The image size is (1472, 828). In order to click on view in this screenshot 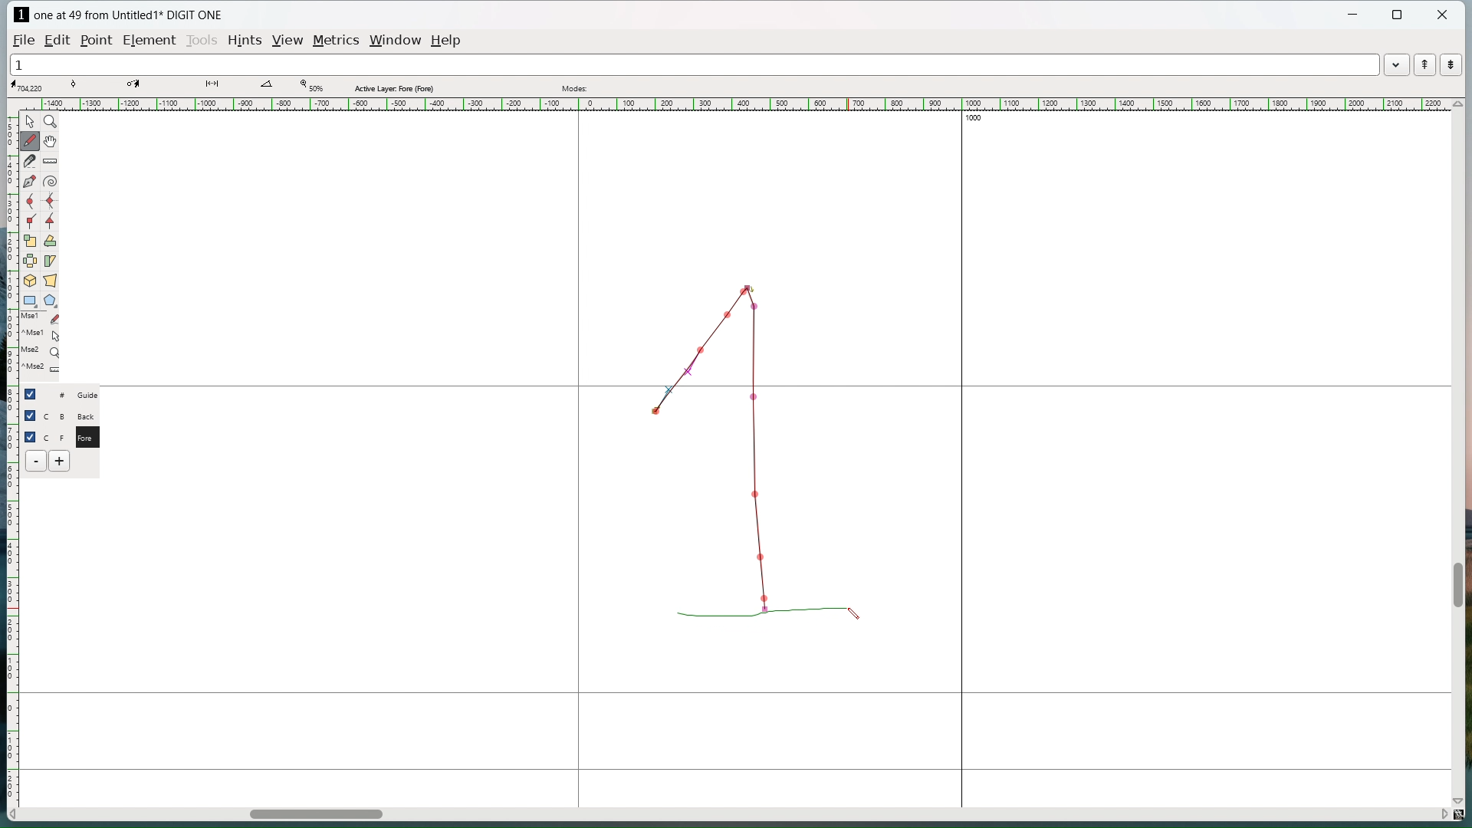, I will do `click(289, 41)`.